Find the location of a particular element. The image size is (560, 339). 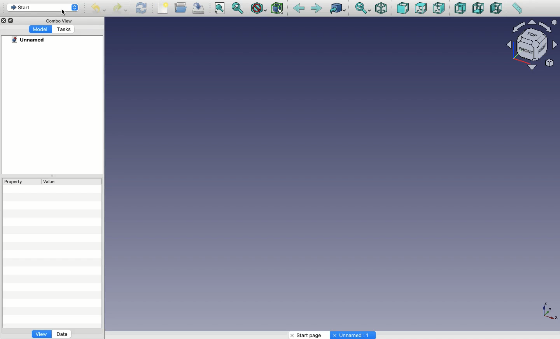

Axis is located at coordinates (549, 311).